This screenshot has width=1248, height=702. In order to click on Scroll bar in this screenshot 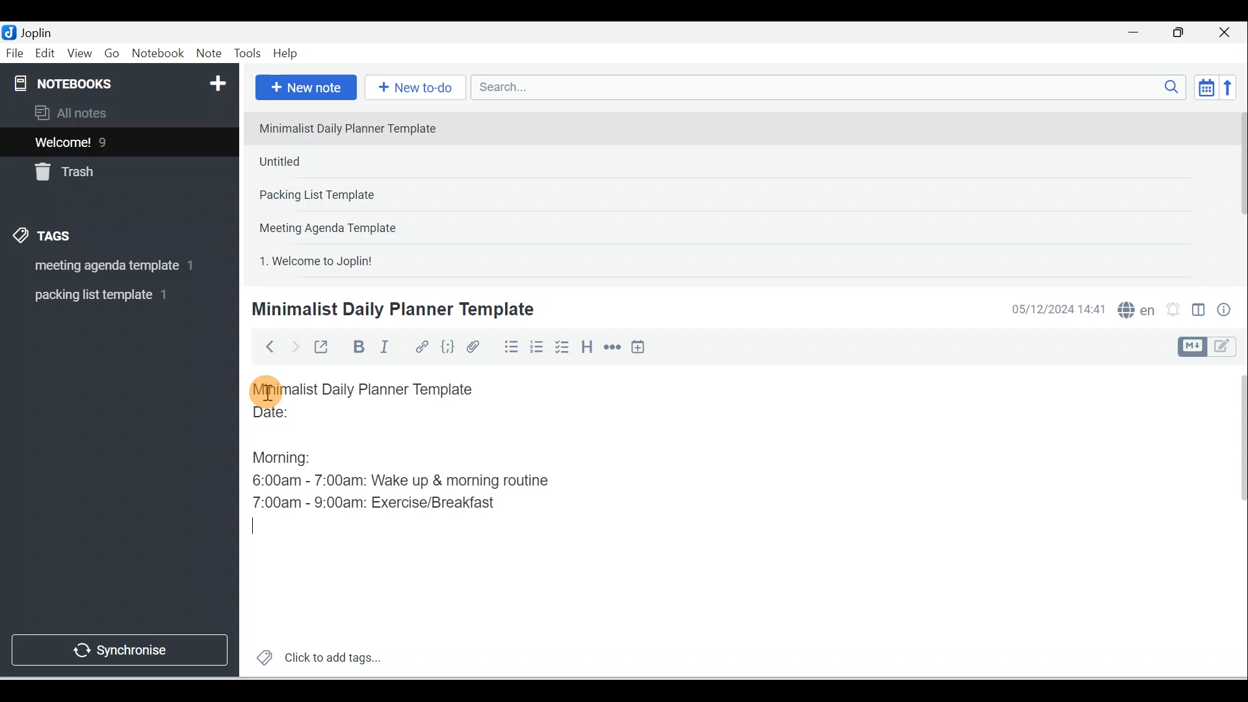, I will do `click(1238, 192)`.